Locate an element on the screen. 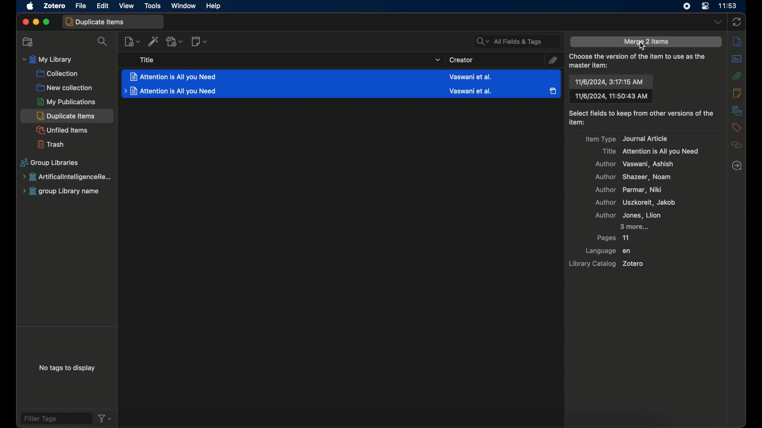 The height and width of the screenshot is (428, 762). notes is located at coordinates (737, 93).